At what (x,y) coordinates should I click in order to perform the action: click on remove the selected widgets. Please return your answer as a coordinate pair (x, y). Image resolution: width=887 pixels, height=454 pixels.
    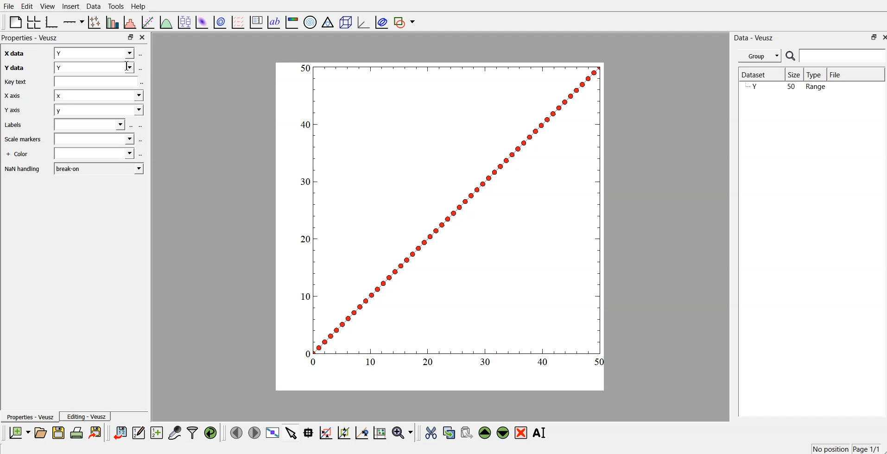
    Looking at the image, I should click on (521, 433).